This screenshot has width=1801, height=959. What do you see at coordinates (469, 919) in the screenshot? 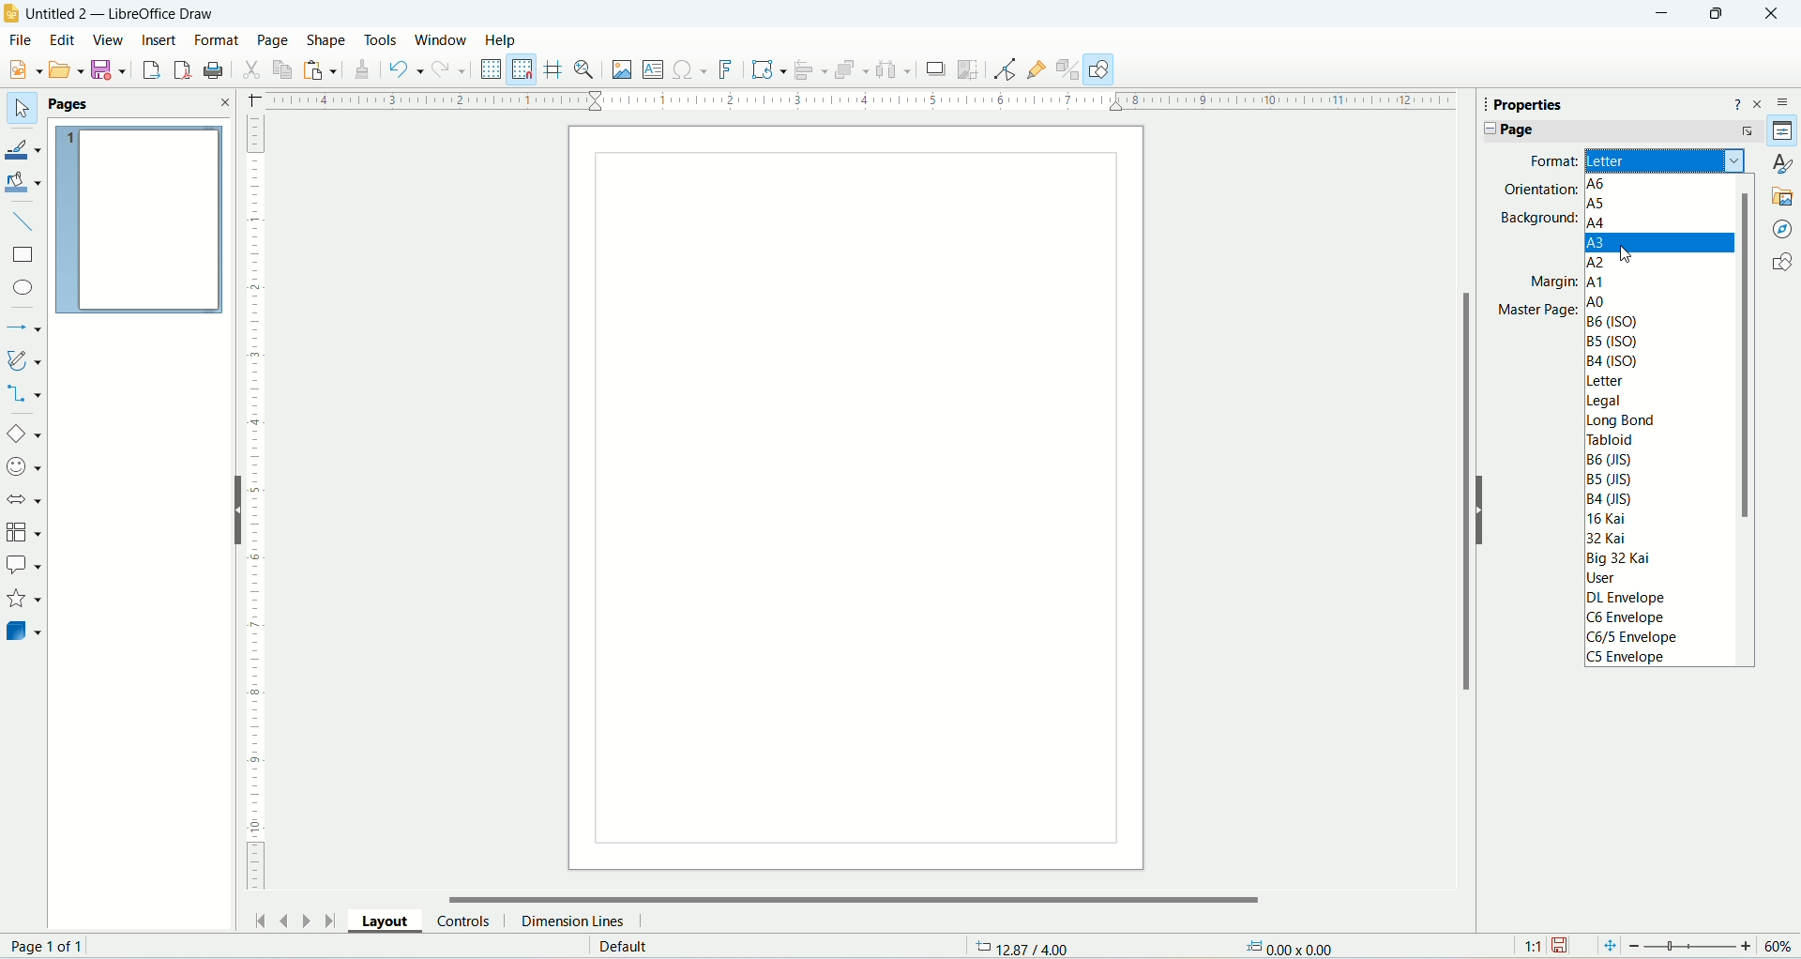
I see `controls` at bounding box center [469, 919].